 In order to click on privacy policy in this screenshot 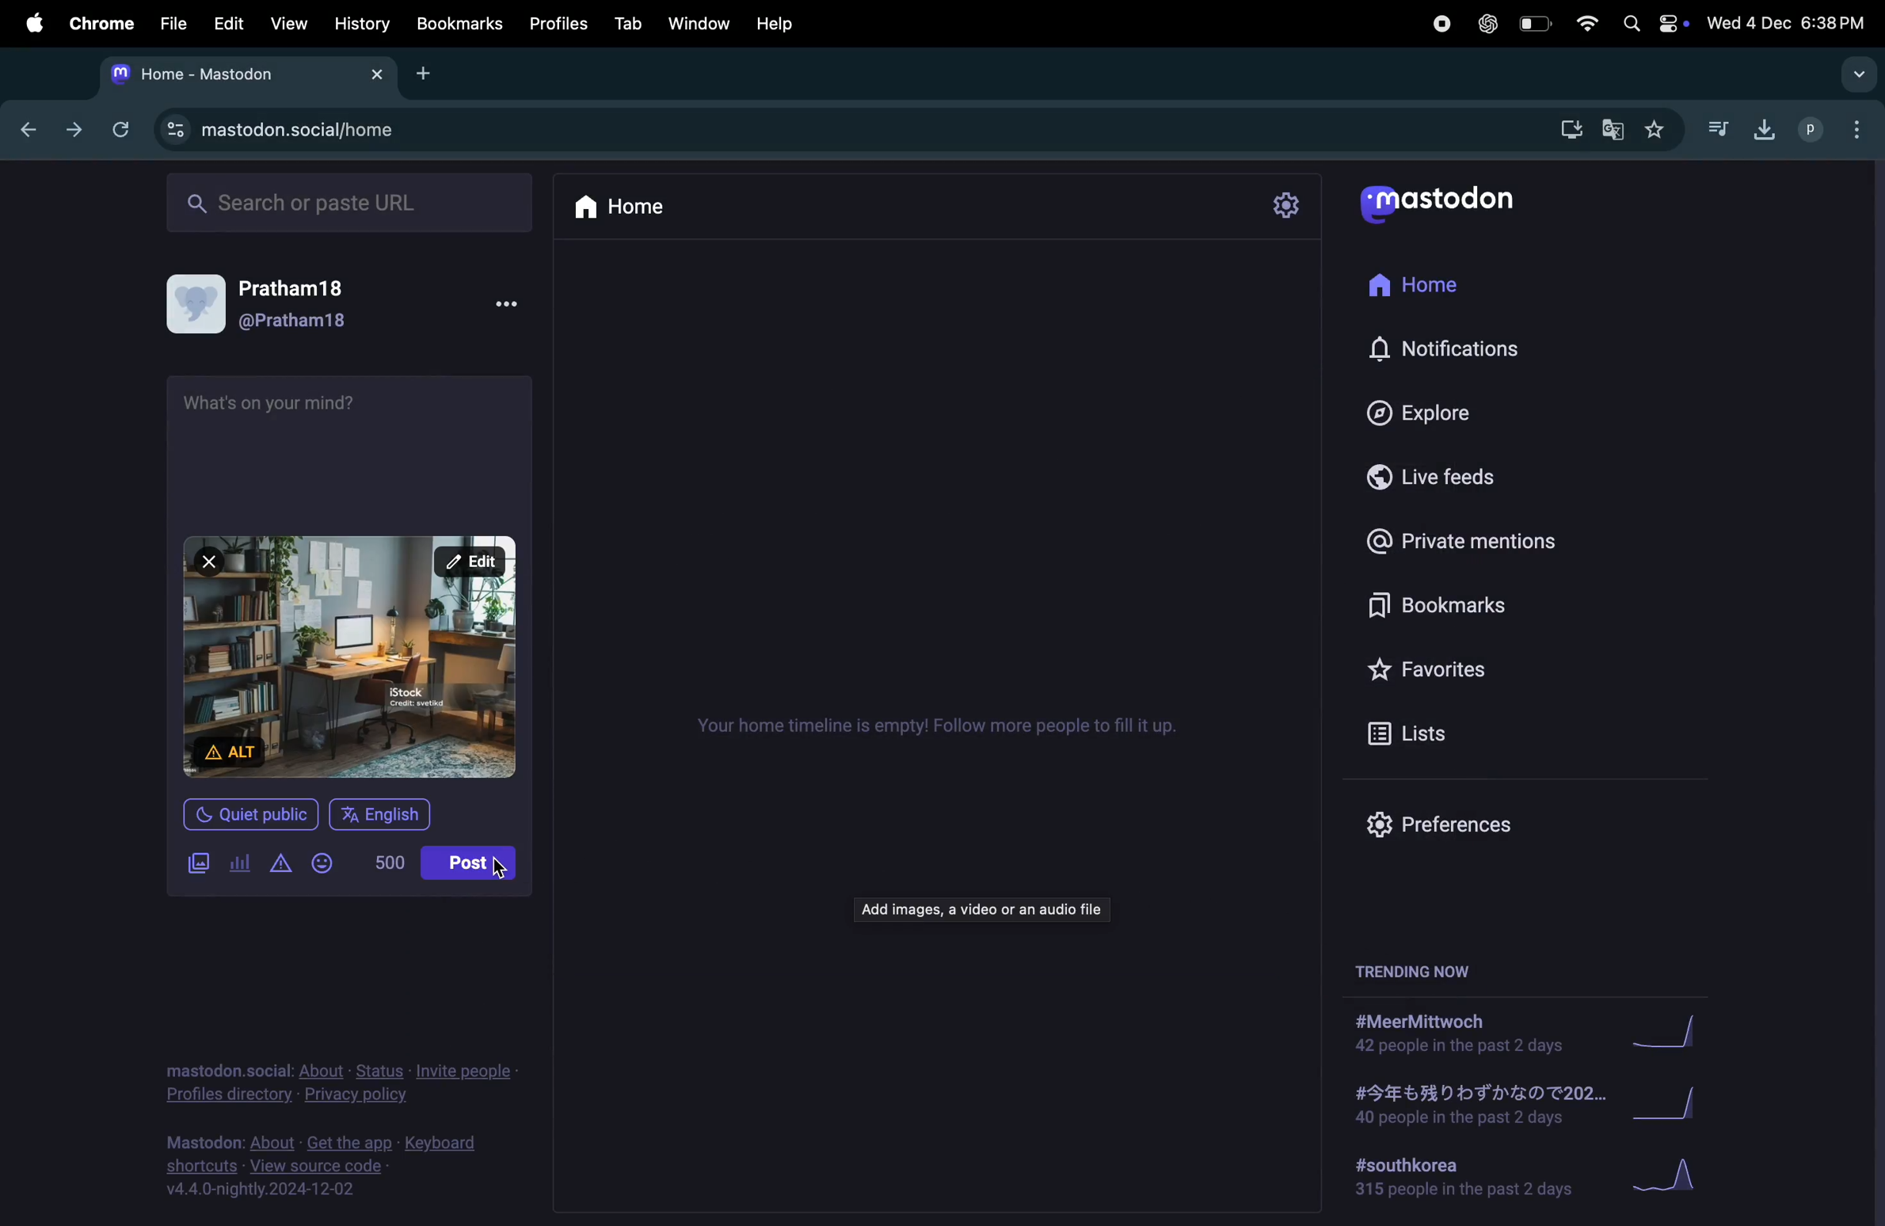, I will do `click(337, 1078)`.